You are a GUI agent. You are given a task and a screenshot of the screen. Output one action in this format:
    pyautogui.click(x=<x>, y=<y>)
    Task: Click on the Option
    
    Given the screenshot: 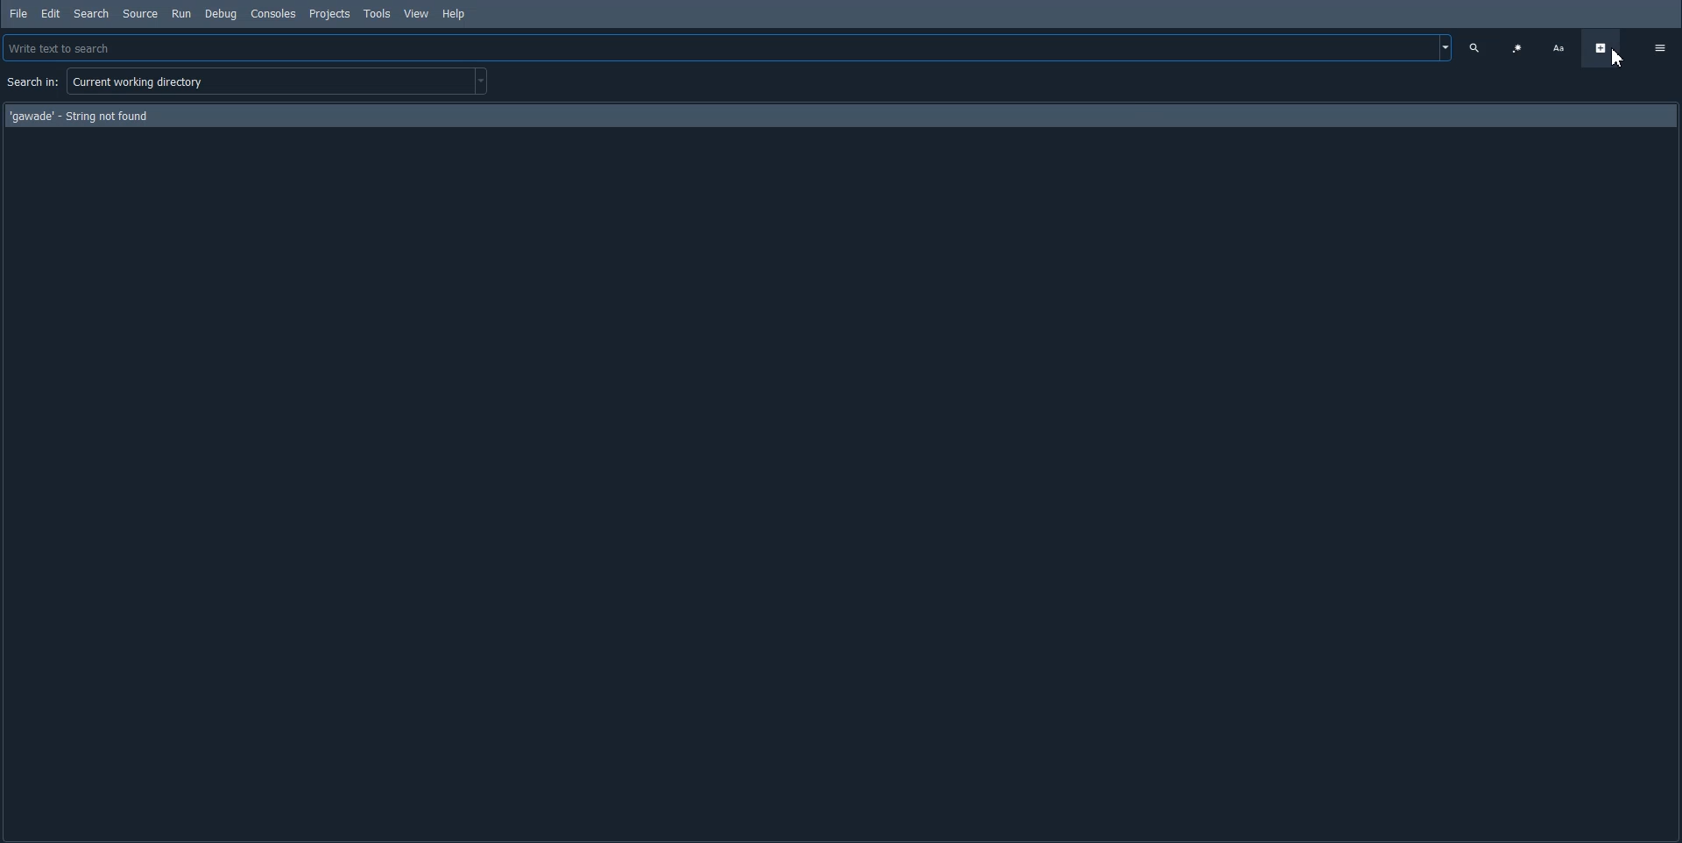 What is the action you would take?
    pyautogui.click(x=1660, y=46)
    